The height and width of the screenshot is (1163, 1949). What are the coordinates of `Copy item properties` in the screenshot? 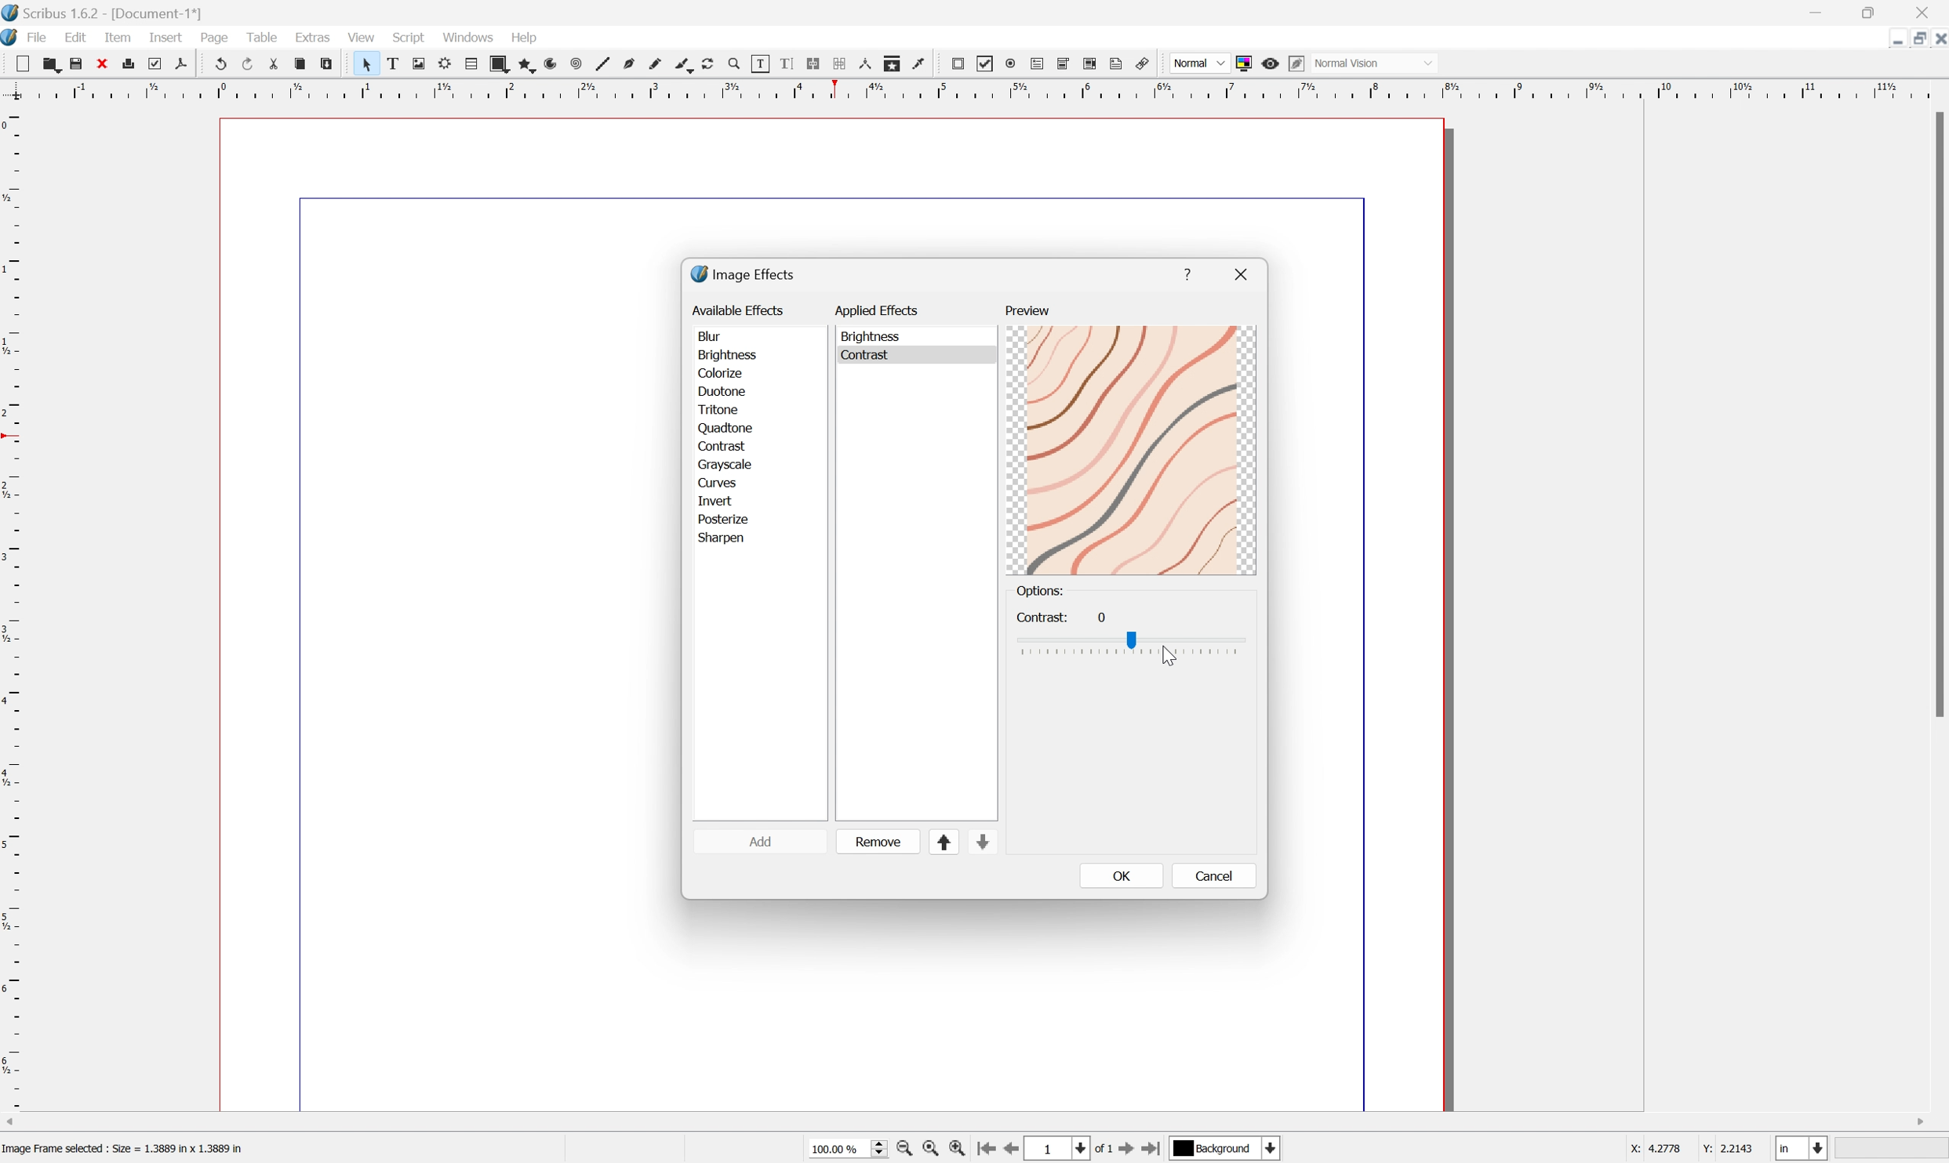 It's located at (896, 64).